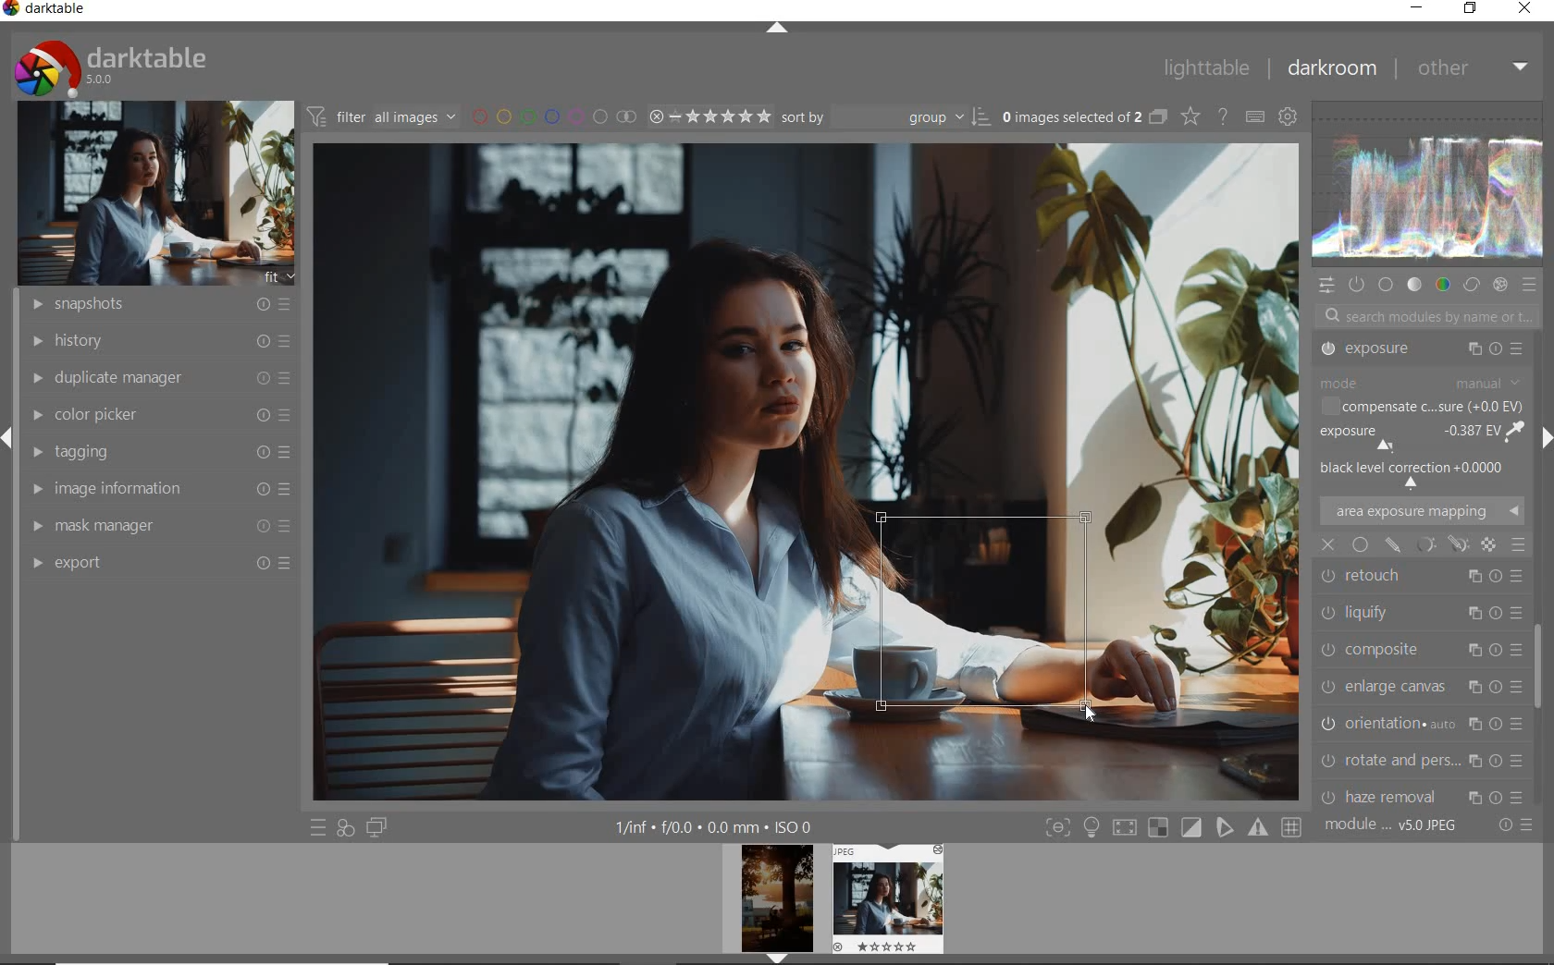 The width and height of the screenshot is (1554, 965). I want to click on SELECTED IMAGES, so click(1068, 117).